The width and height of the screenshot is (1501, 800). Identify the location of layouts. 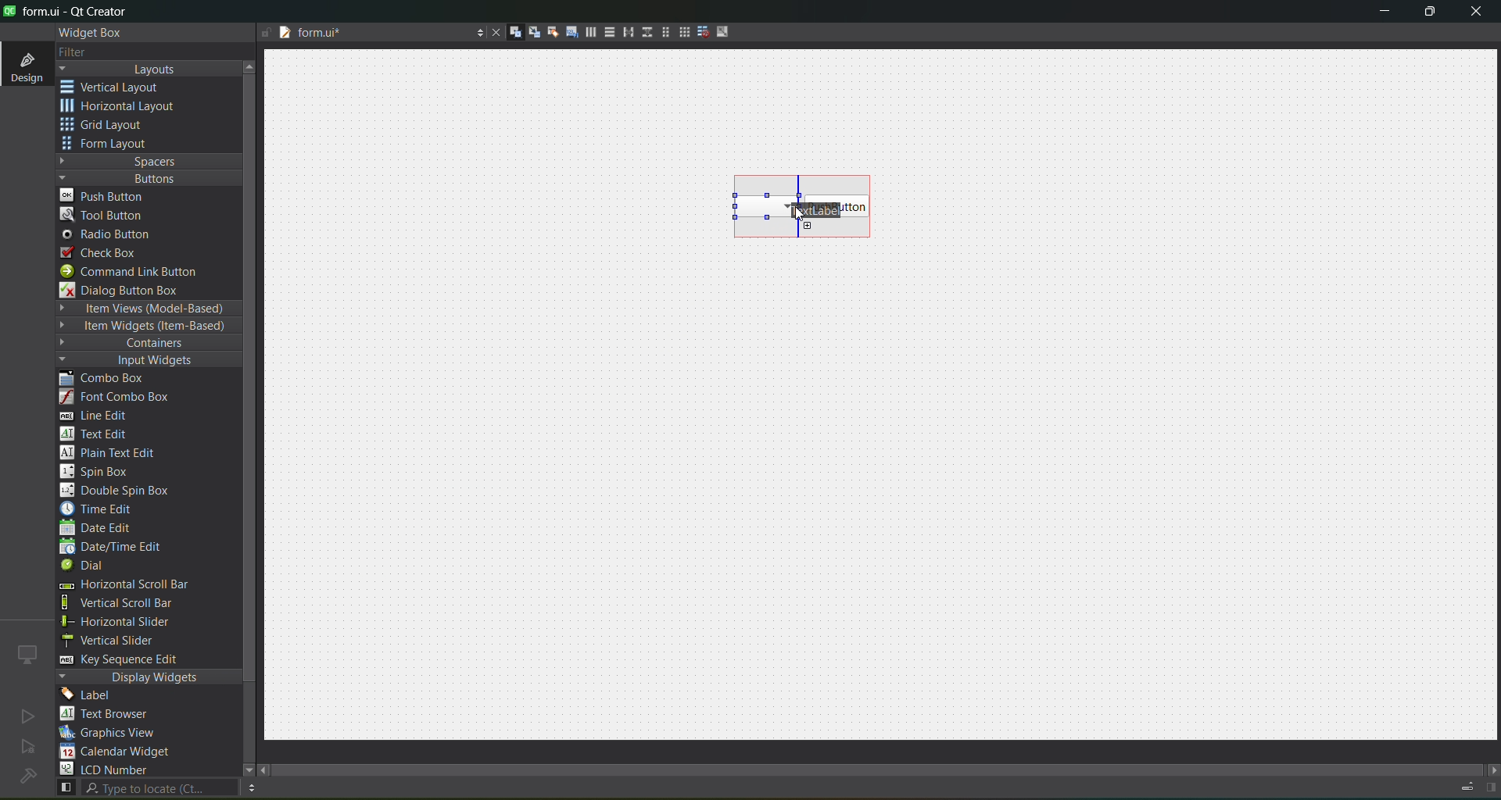
(149, 69).